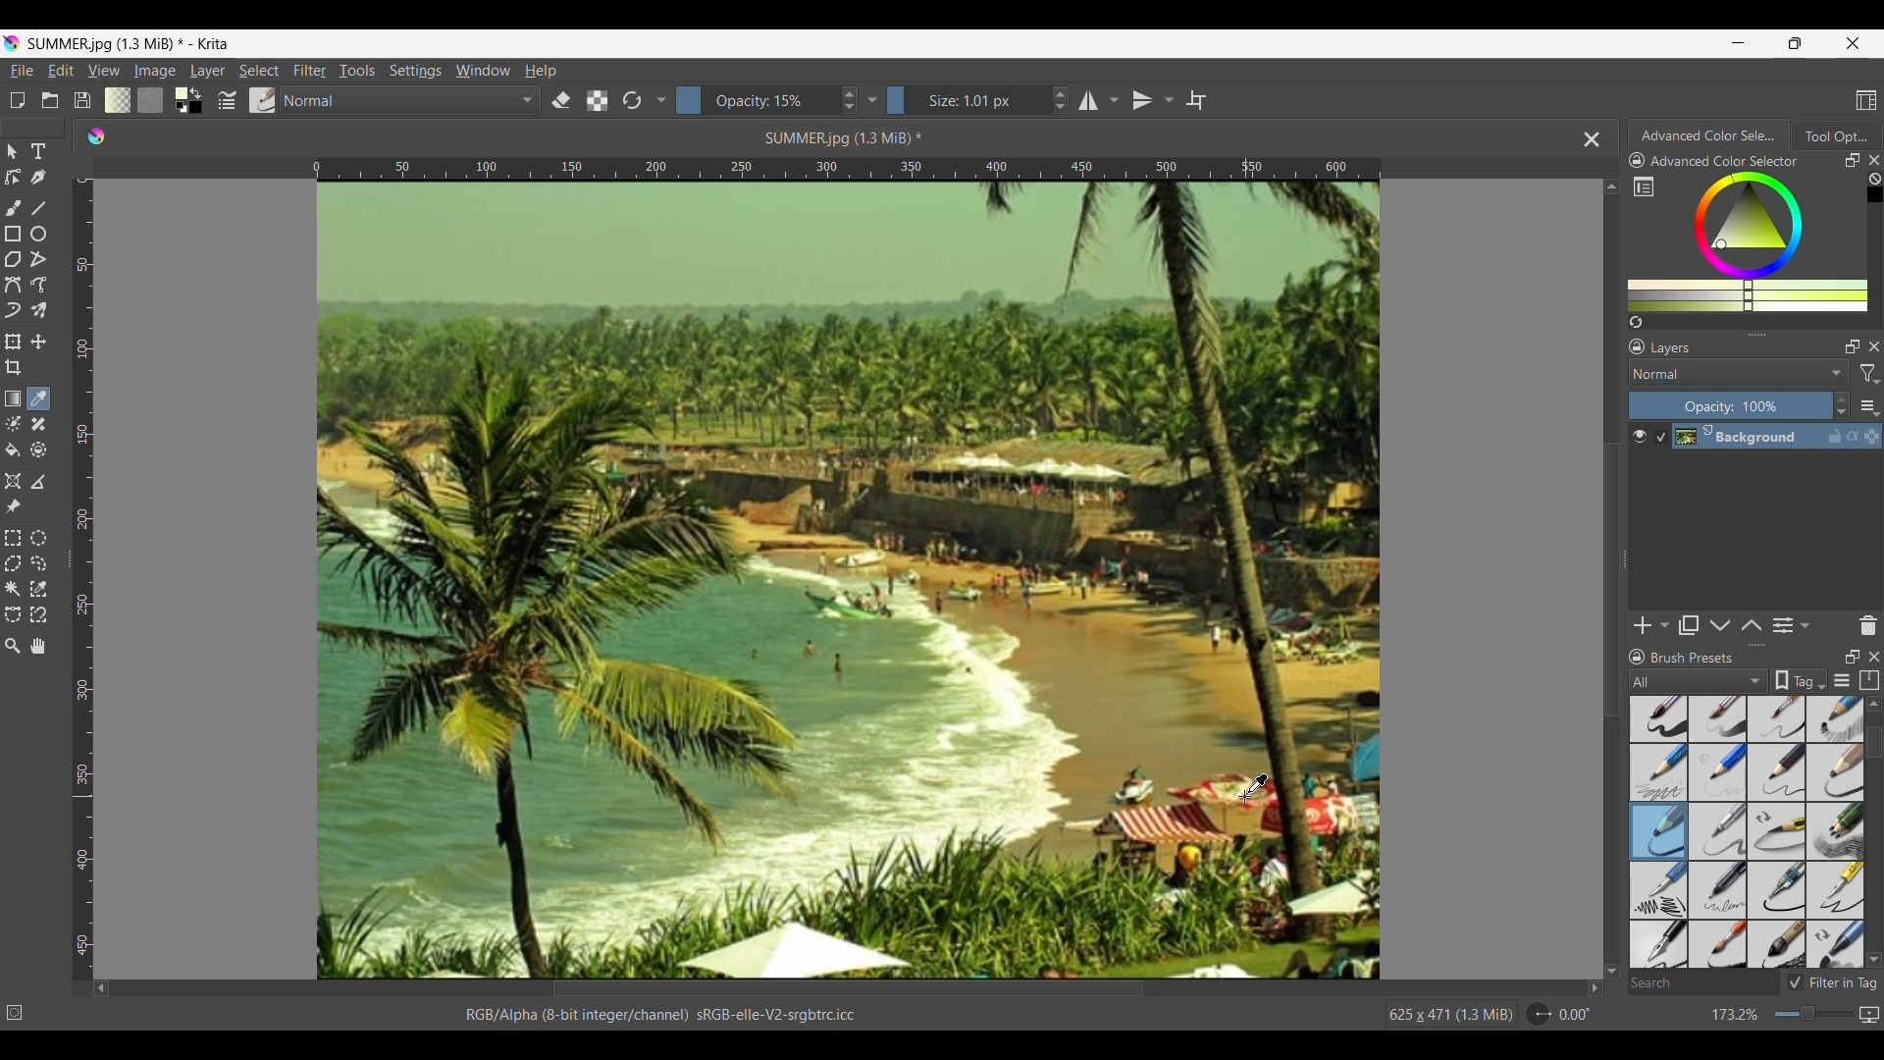 The height and width of the screenshot is (1060, 1884). What do you see at coordinates (847, 168) in the screenshot?
I see `Horizontal scale` at bounding box center [847, 168].